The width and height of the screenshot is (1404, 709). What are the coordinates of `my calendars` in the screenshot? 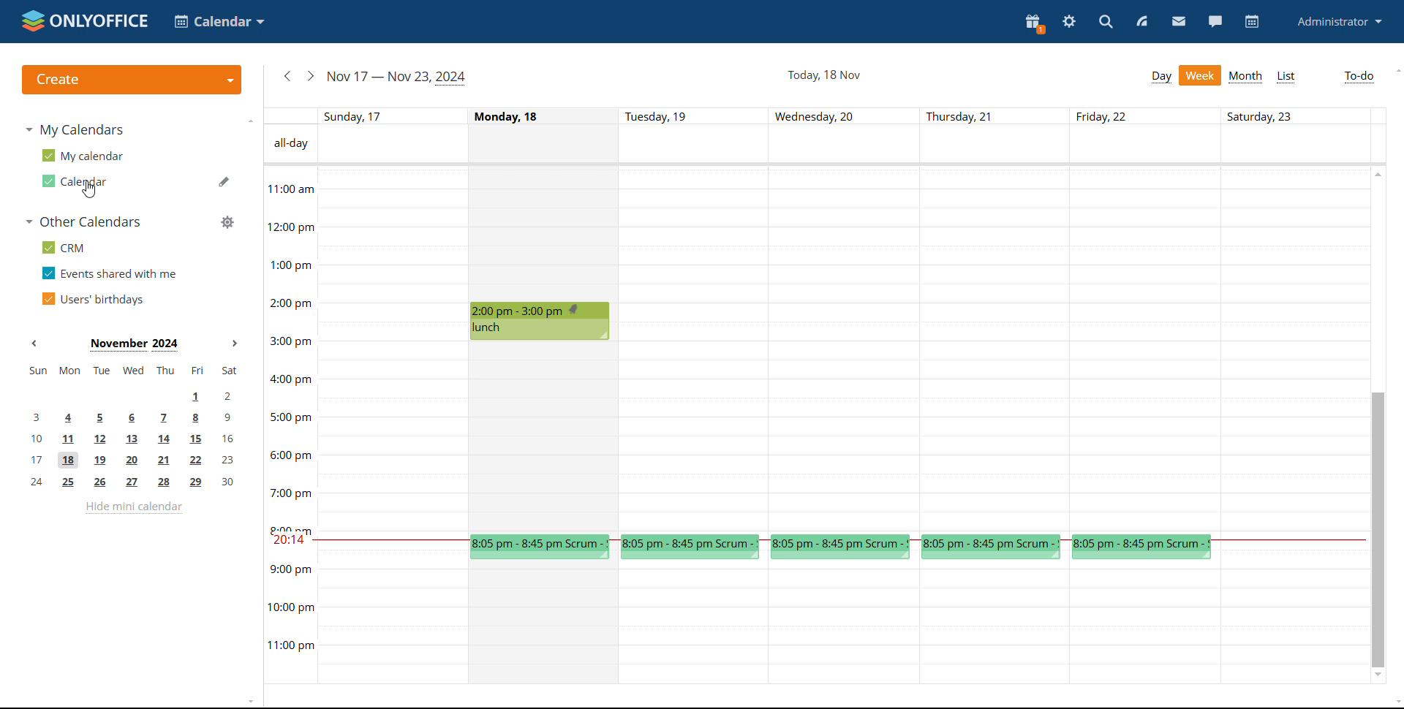 It's located at (76, 131).